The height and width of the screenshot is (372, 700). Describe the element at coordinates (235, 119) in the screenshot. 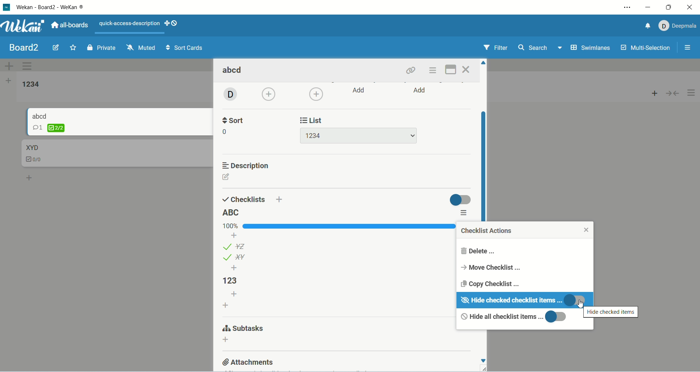

I see `sort` at that location.